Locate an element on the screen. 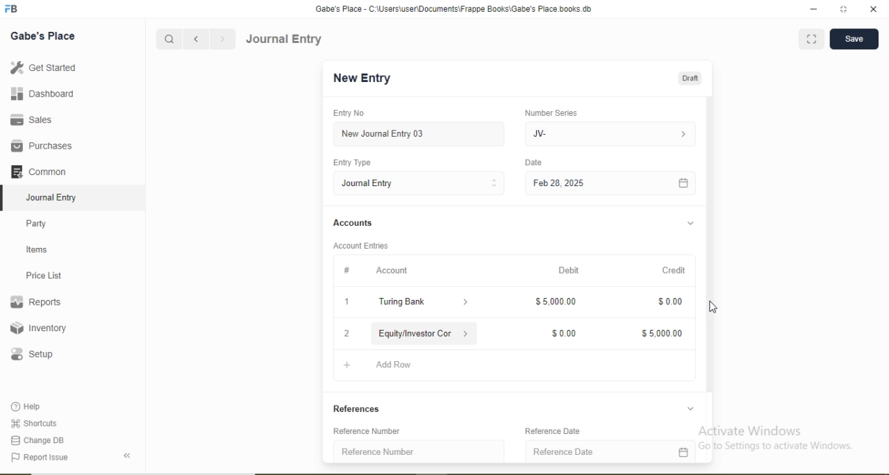 The image size is (889, 475). Forward is located at coordinates (223, 39).